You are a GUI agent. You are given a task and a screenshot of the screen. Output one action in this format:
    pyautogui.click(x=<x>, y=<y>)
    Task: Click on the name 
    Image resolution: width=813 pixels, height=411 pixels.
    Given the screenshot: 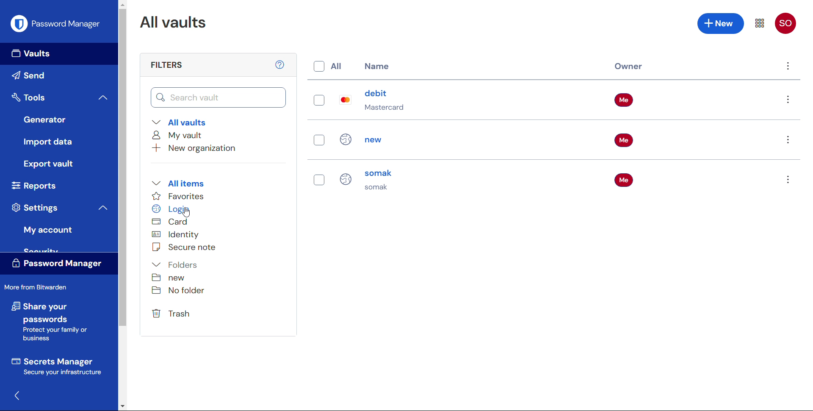 What is the action you would take?
    pyautogui.click(x=378, y=66)
    